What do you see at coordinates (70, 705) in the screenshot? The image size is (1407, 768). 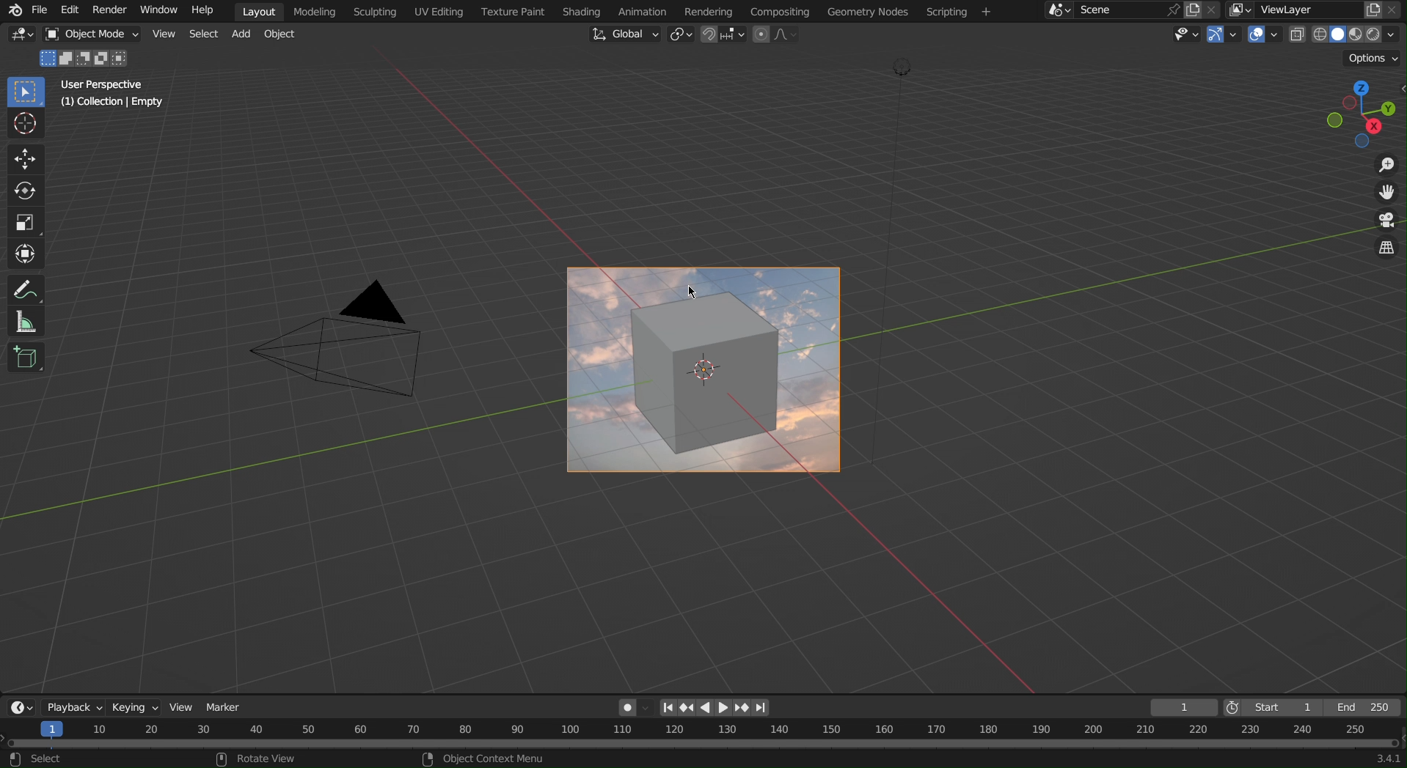 I see `Playback ` at bounding box center [70, 705].